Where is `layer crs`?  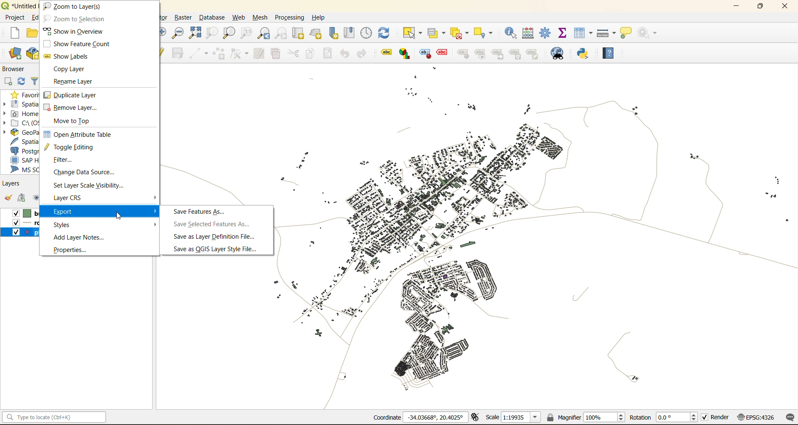
layer crs is located at coordinates (75, 198).